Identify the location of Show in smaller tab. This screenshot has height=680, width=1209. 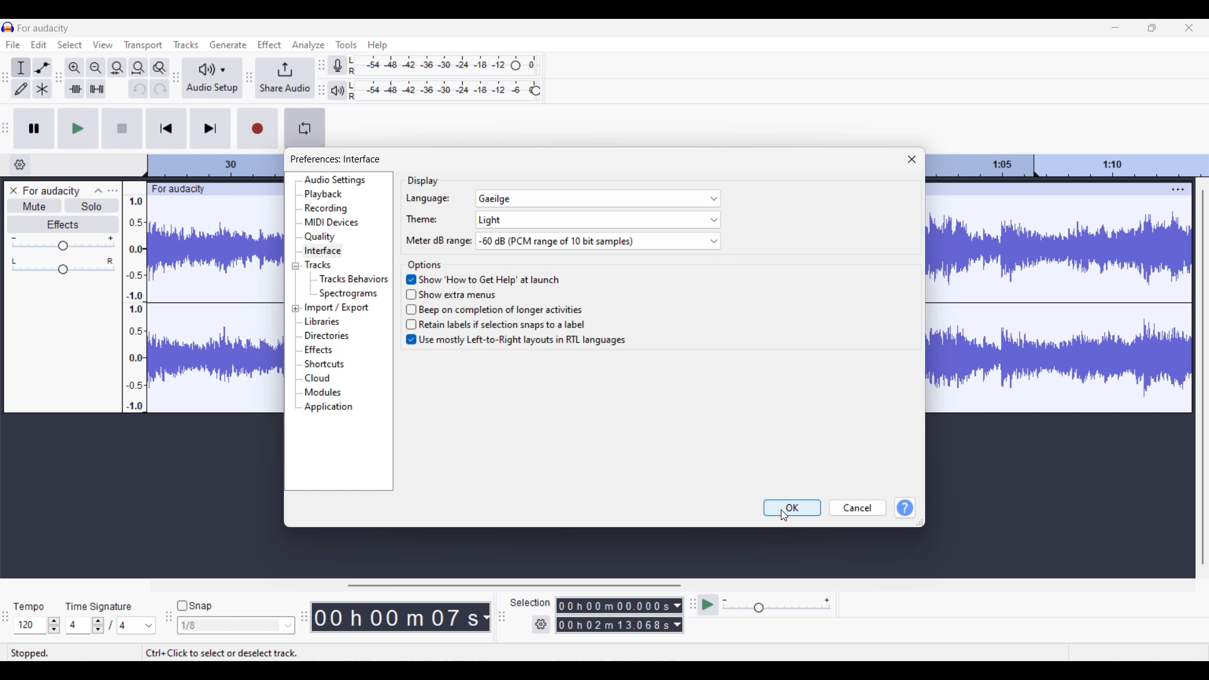
(1152, 28).